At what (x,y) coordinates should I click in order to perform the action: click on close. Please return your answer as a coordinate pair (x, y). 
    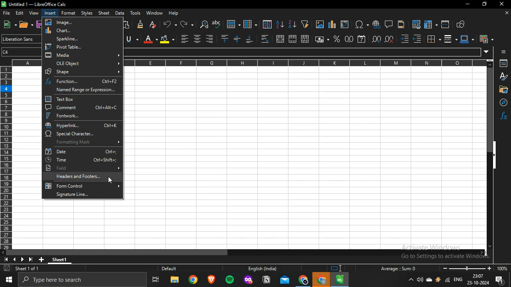
    Looking at the image, I should click on (502, 5).